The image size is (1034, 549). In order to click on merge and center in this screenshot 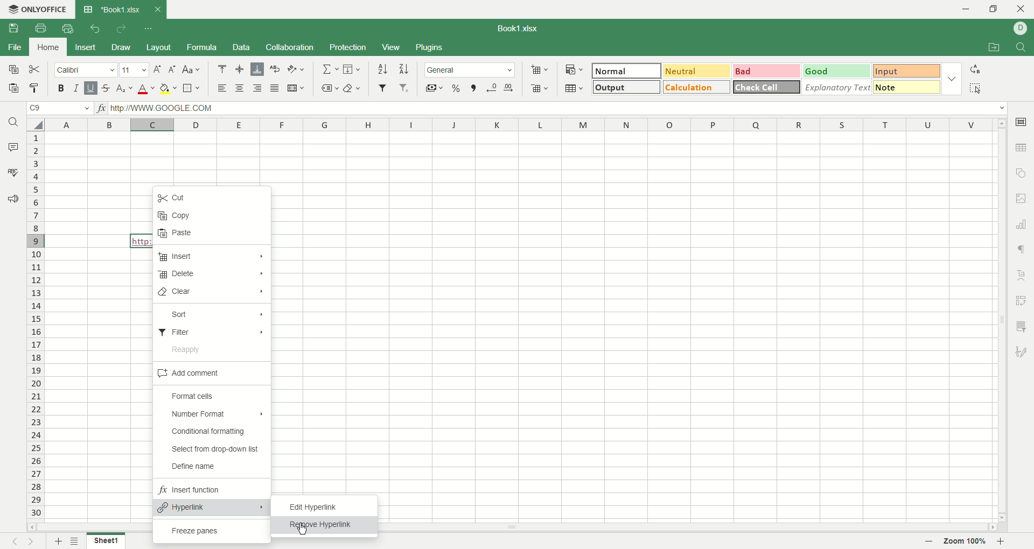, I will do `click(295, 89)`.